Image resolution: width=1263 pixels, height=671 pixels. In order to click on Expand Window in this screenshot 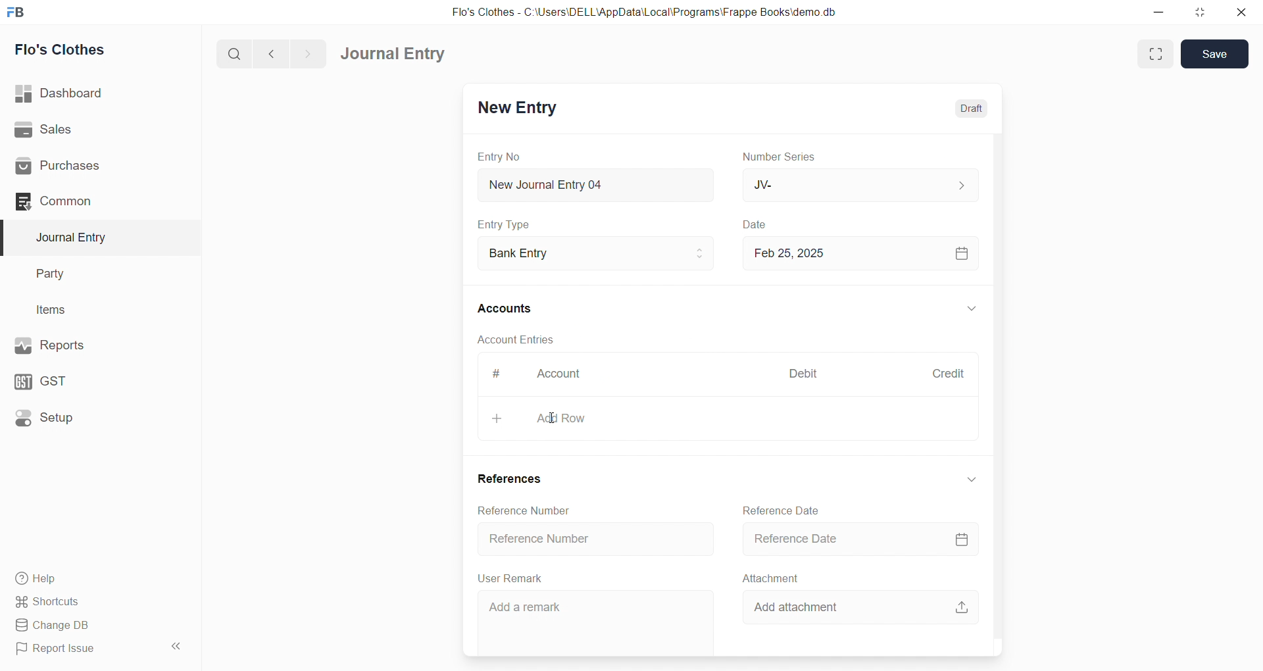, I will do `click(1154, 54)`.